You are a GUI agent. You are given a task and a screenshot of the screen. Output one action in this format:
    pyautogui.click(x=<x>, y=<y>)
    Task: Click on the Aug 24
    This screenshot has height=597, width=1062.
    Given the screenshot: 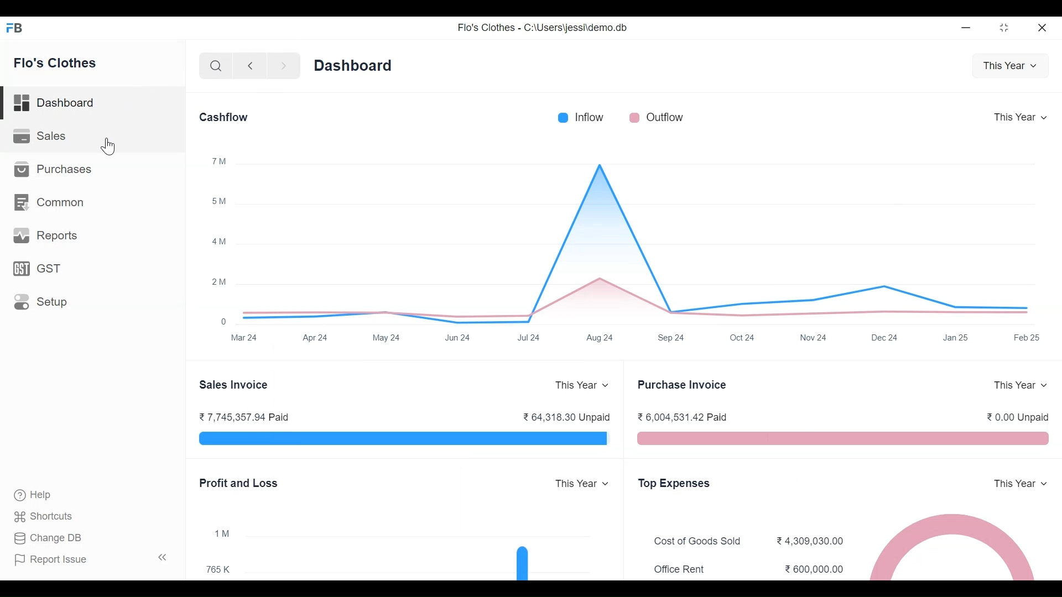 What is the action you would take?
    pyautogui.click(x=600, y=337)
    